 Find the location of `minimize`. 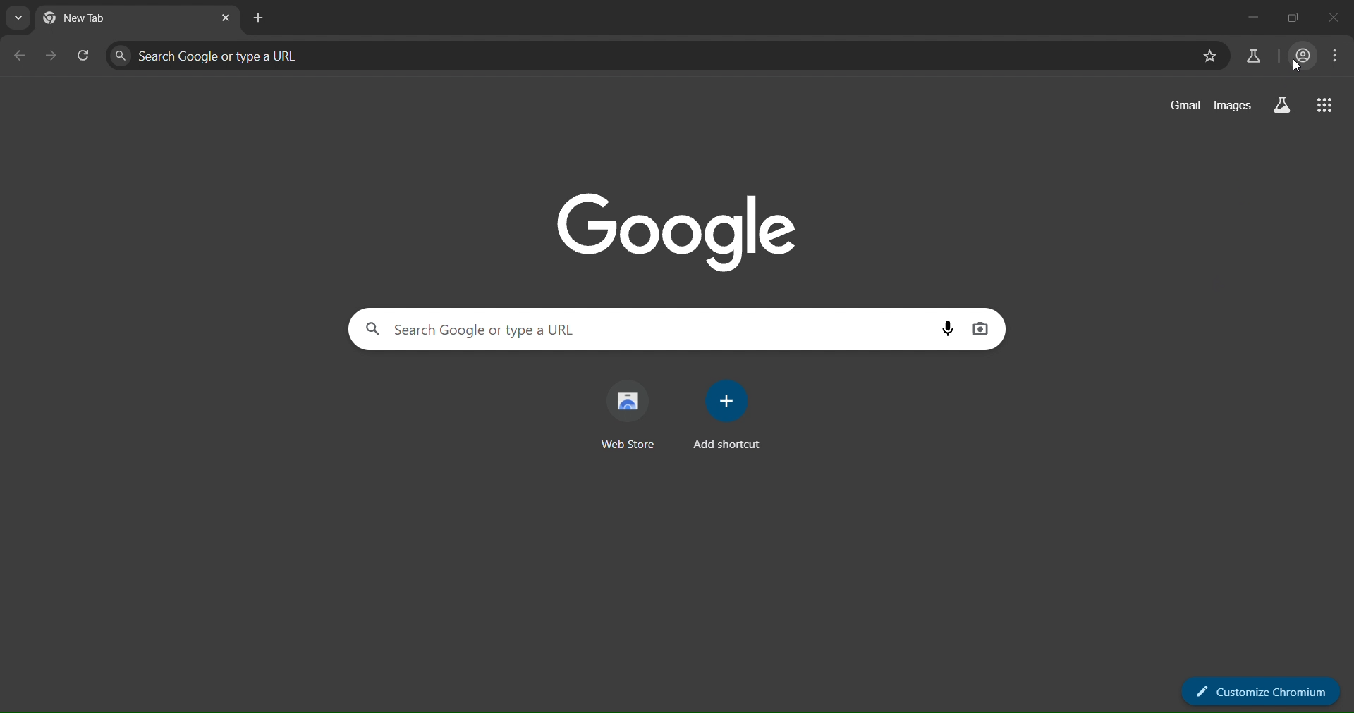

minimize is located at coordinates (1251, 18).